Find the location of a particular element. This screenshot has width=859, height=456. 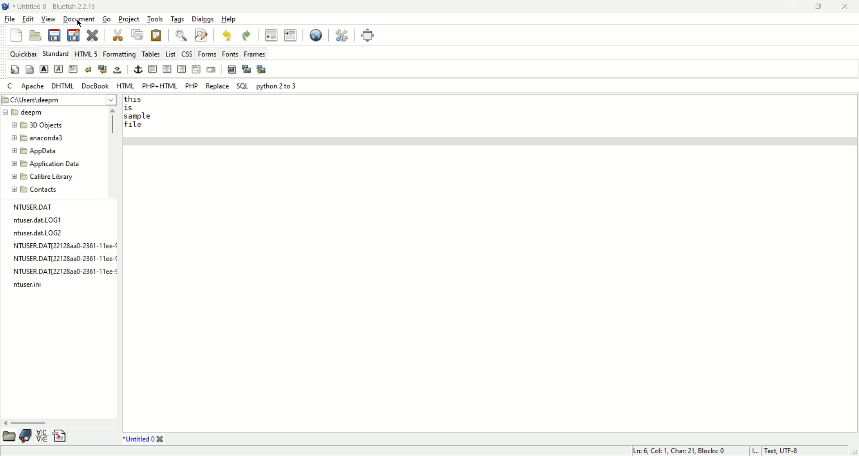

save as is located at coordinates (75, 35).